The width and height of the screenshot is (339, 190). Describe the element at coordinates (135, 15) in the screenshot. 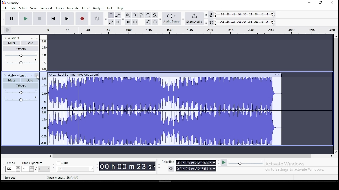

I see `zoom out` at that location.